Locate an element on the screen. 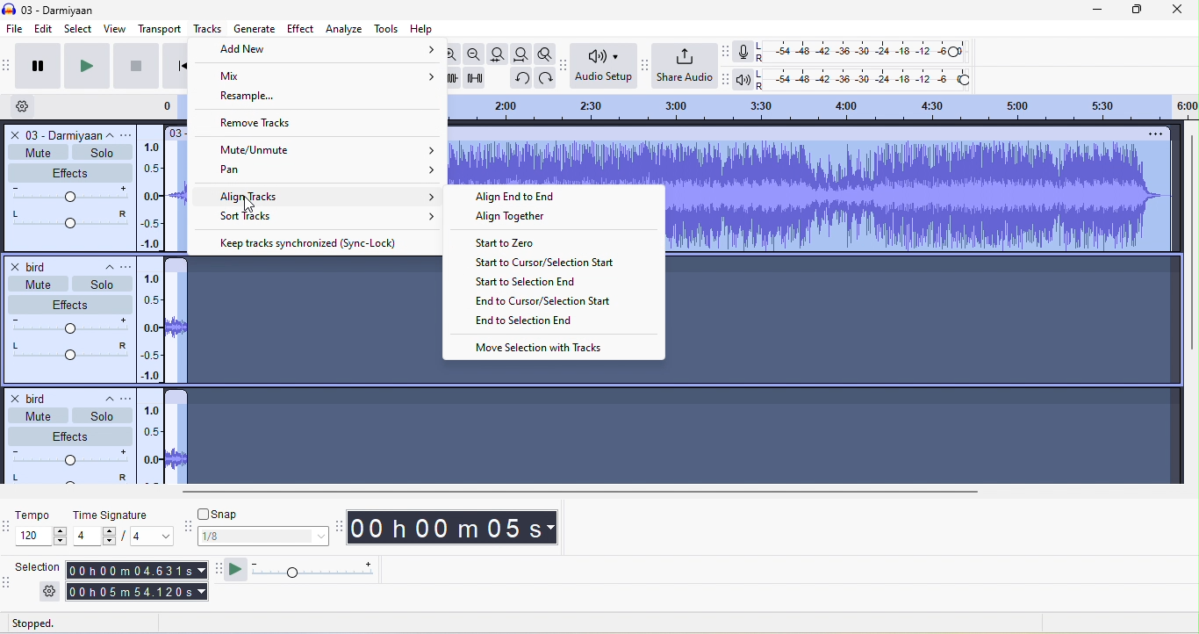 This screenshot has height=634, width=1199. horizontal scroll bar is located at coordinates (576, 491).